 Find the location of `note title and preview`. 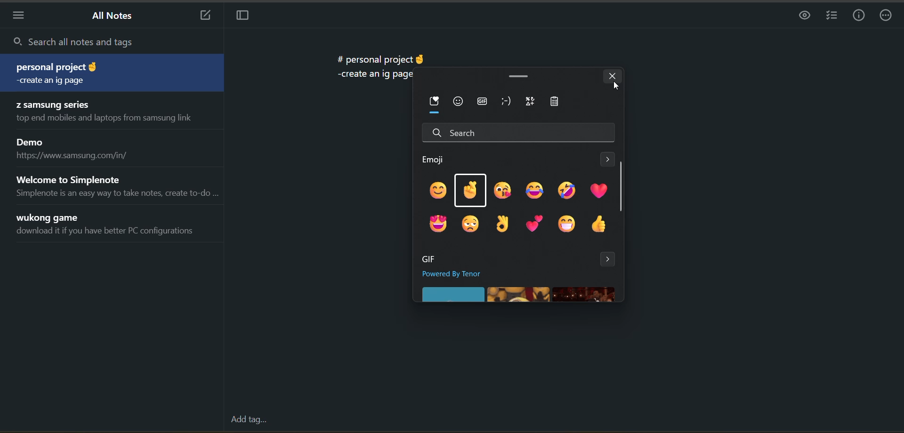

note title and preview is located at coordinates (109, 112).